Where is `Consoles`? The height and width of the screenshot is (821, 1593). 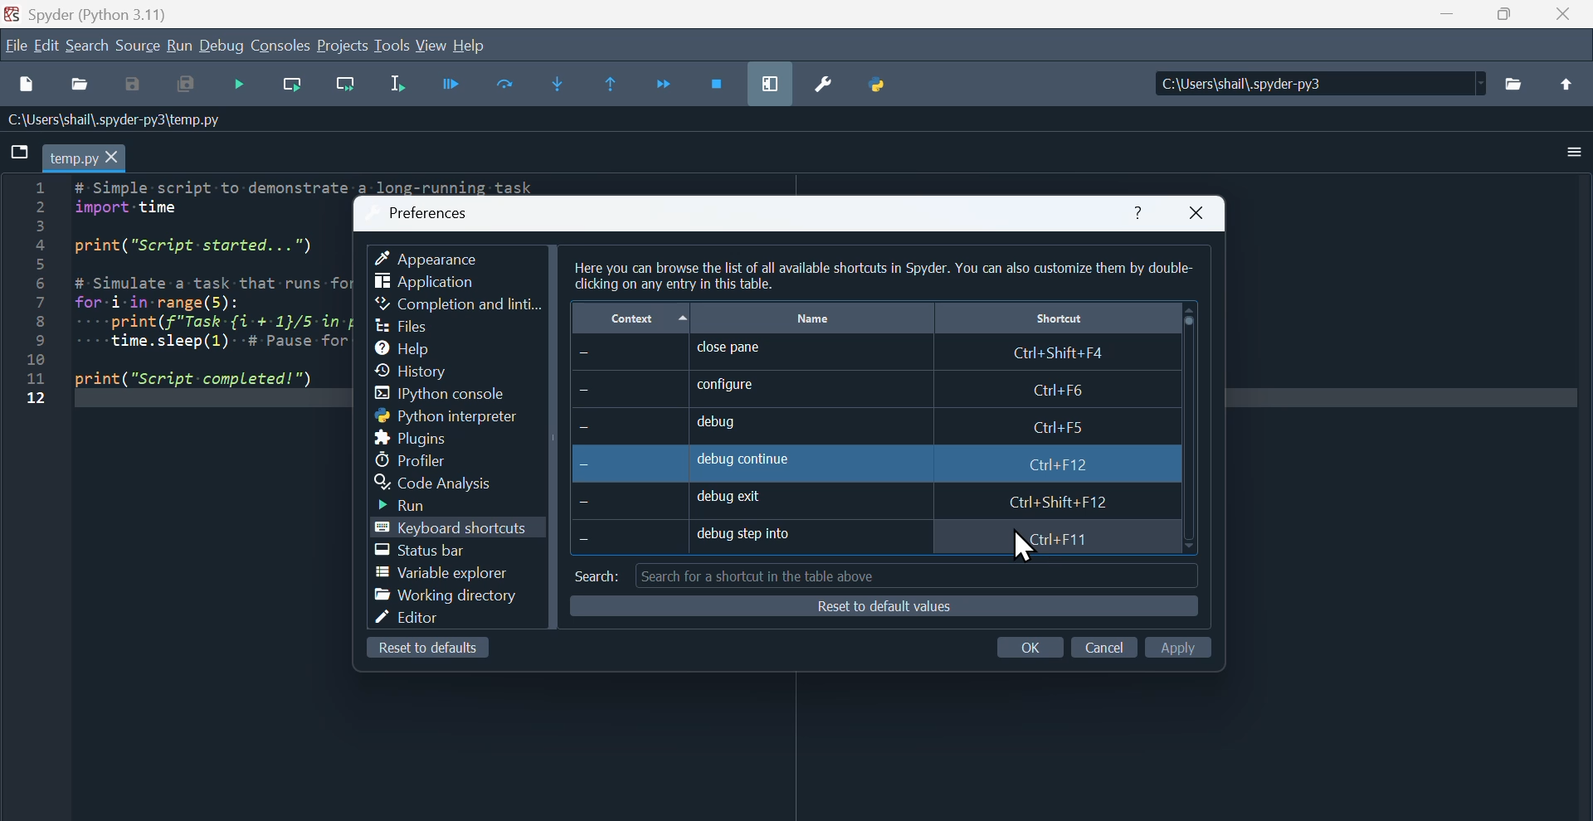 Consoles is located at coordinates (281, 45).